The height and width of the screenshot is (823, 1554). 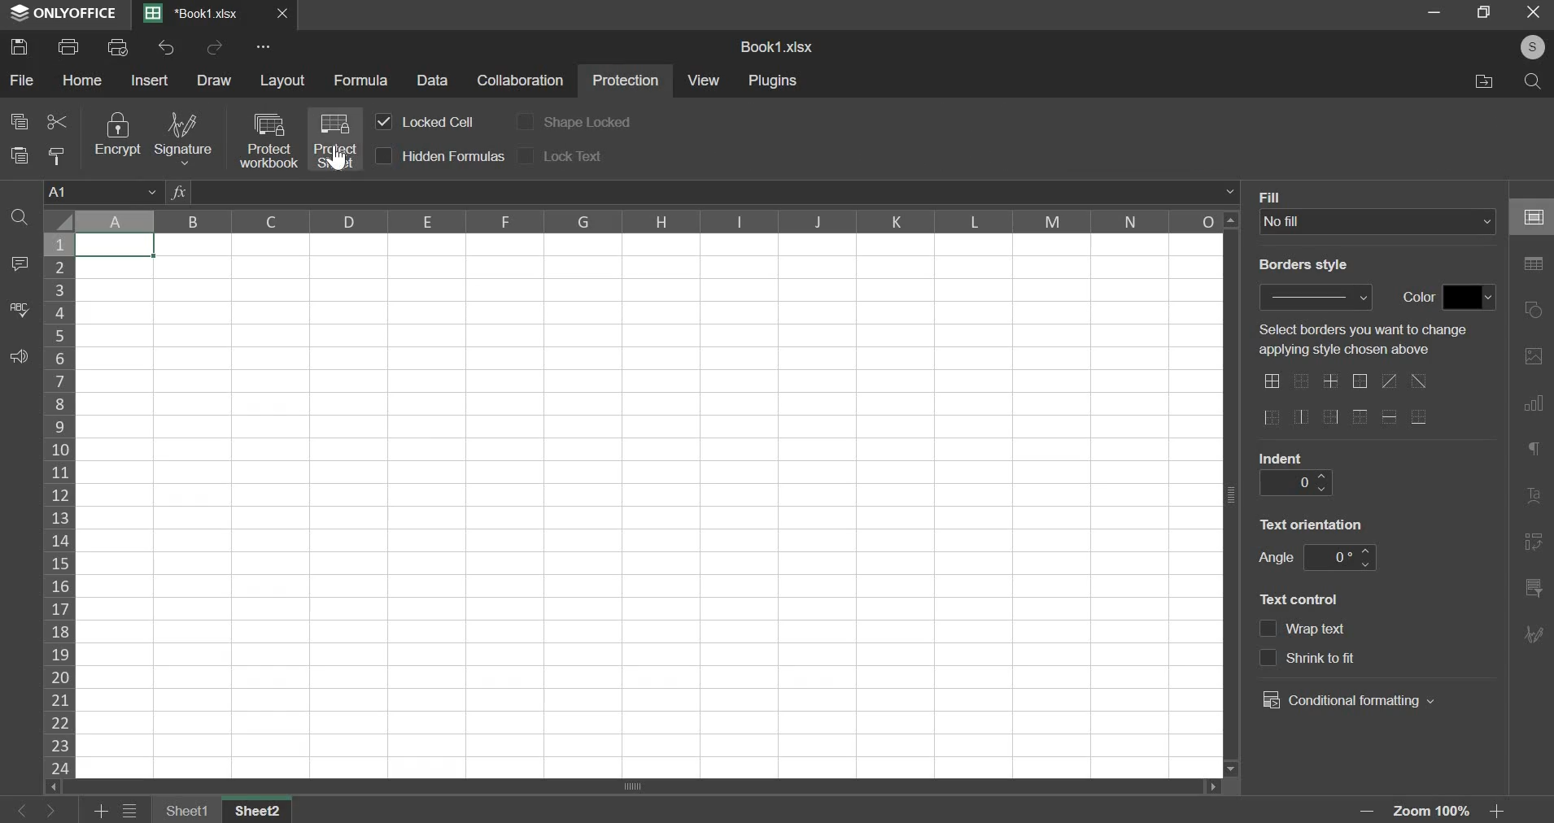 What do you see at coordinates (1418, 417) in the screenshot?
I see `border options` at bounding box center [1418, 417].